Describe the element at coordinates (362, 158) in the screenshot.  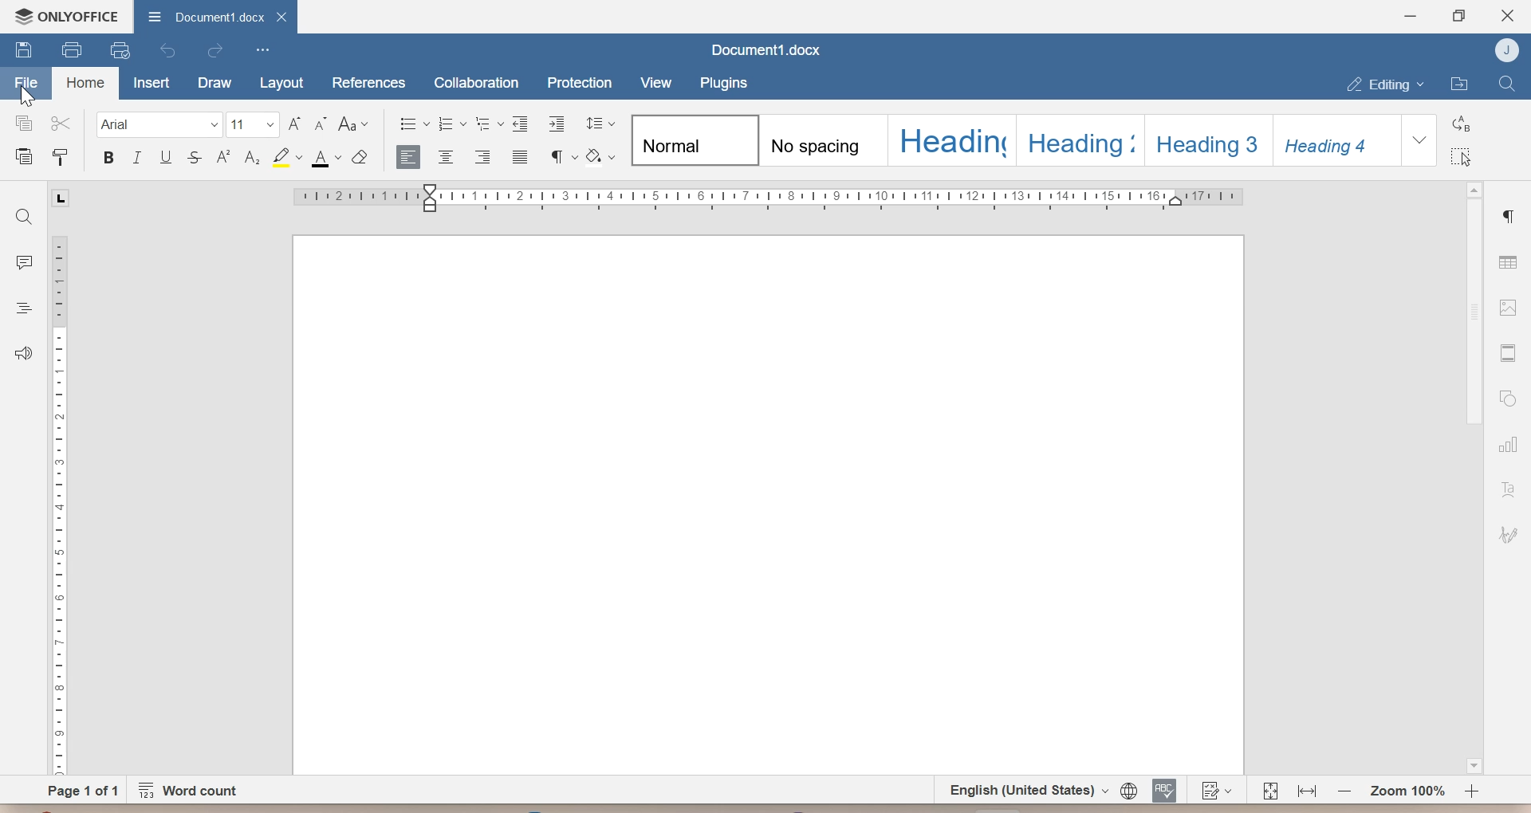
I see `Clear style` at that location.